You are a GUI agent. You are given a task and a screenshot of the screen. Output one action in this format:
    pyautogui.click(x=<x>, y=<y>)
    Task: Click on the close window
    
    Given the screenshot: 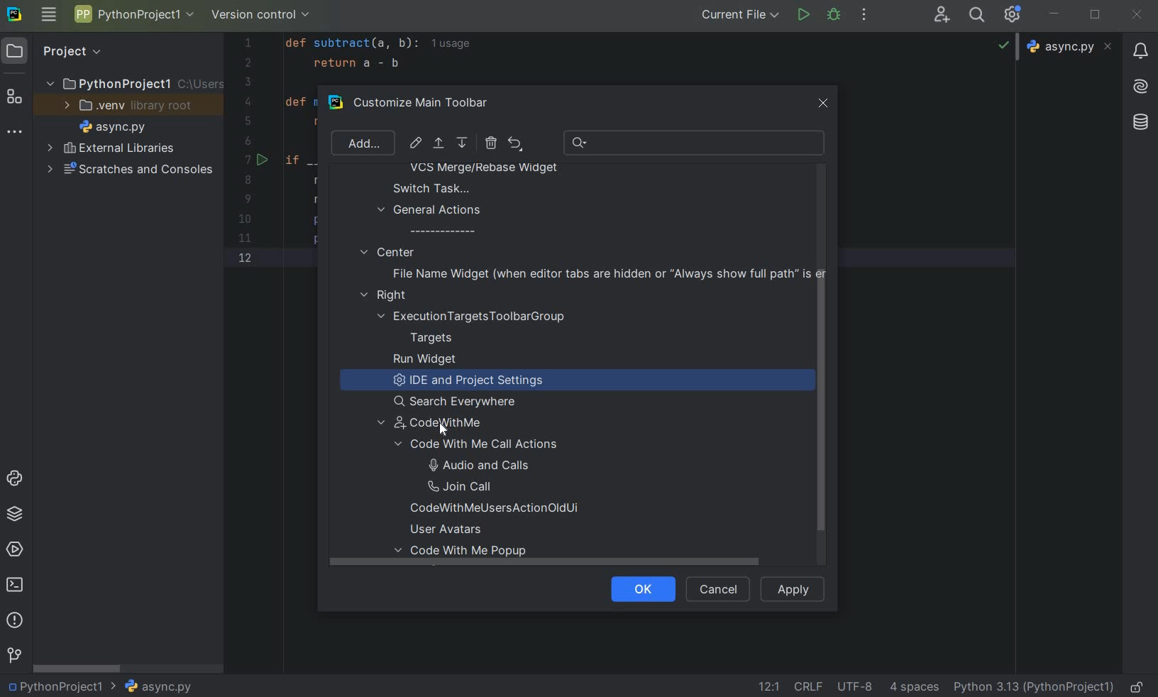 What is the action you would take?
    pyautogui.click(x=825, y=101)
    